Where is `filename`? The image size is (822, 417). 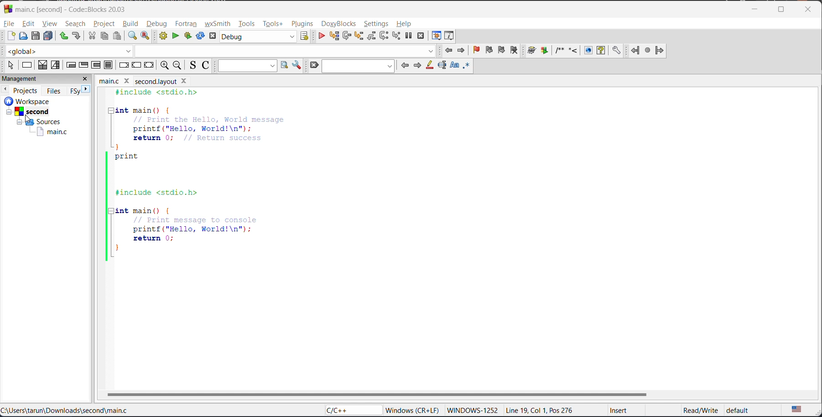
filename is located at coordinates (149, 82).